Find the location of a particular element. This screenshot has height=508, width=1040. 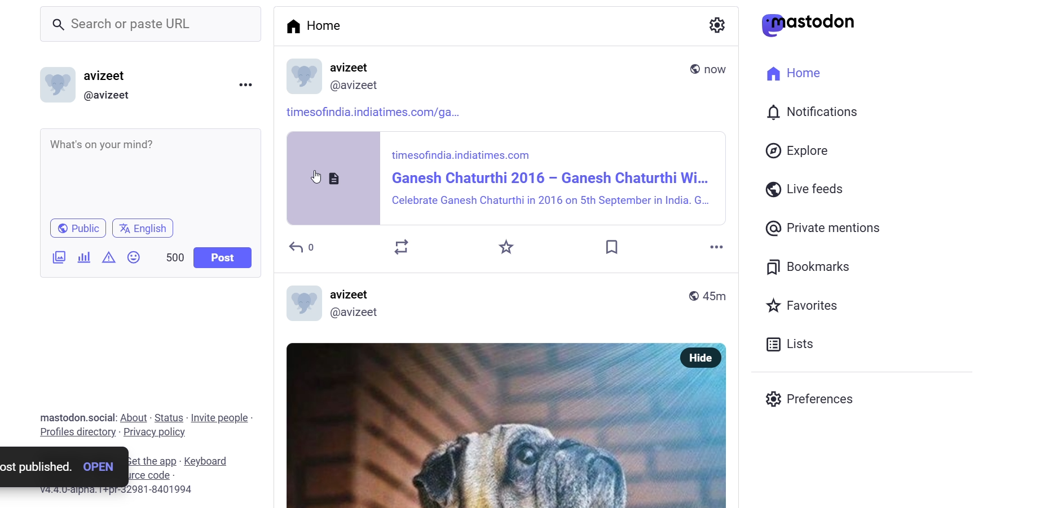

emoji is located at coordinates (133, 258).